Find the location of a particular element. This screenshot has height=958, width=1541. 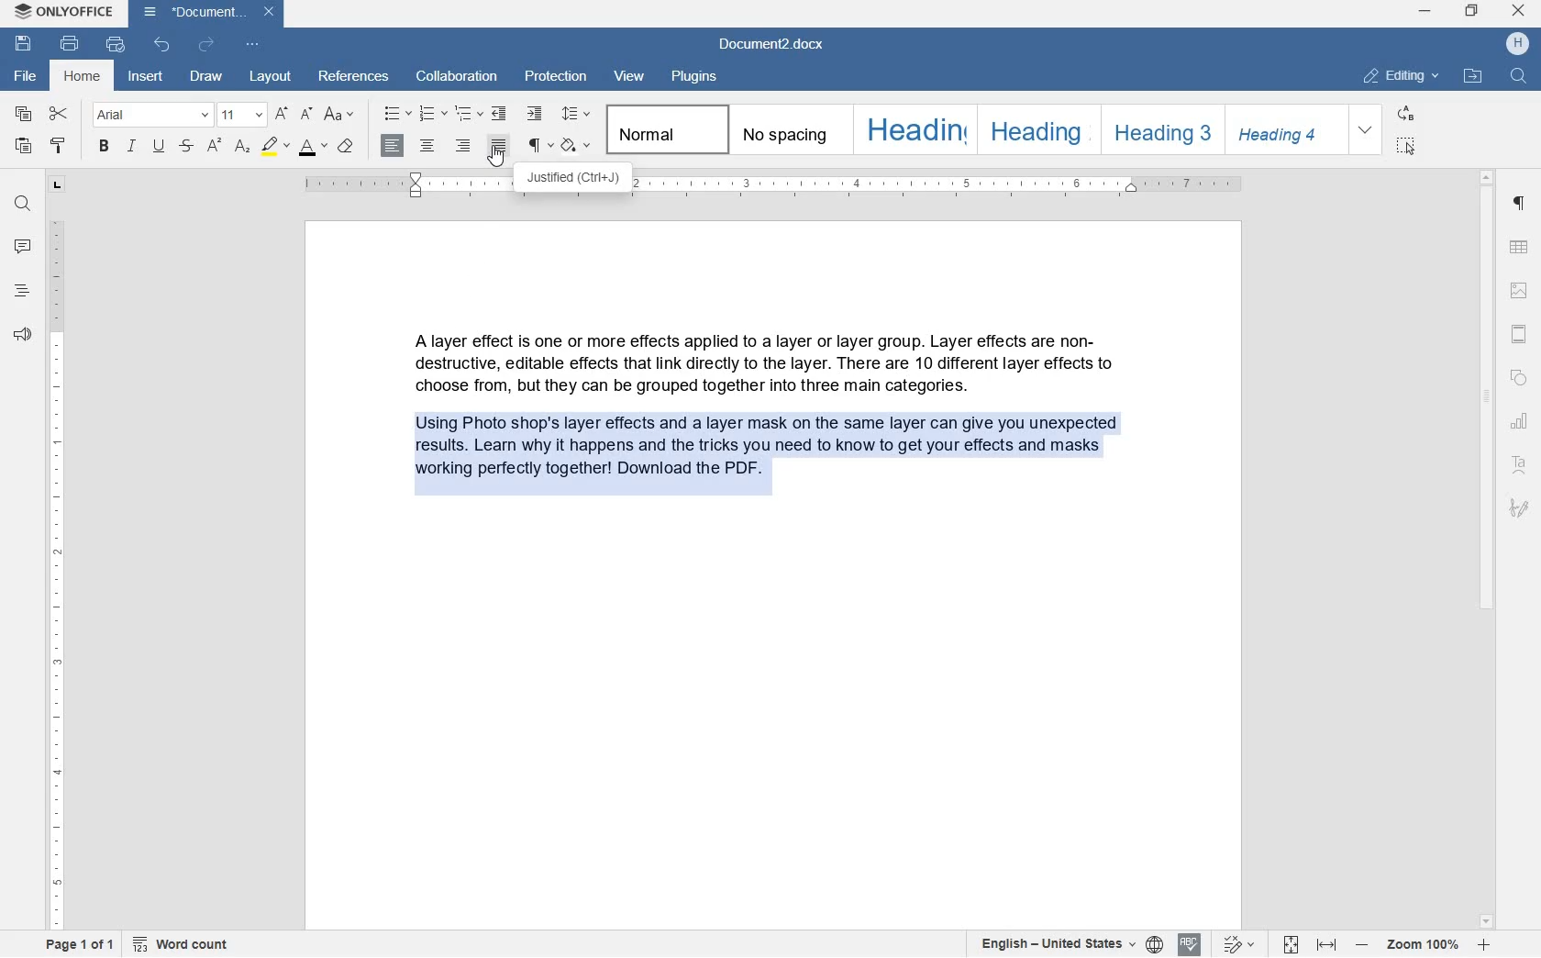

TAB STOP is located at coordinates (57, 184).